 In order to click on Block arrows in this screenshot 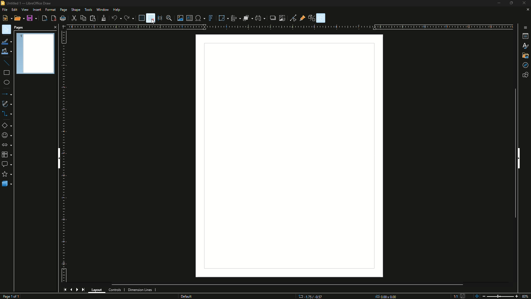, I will do `click(9, 145)`.